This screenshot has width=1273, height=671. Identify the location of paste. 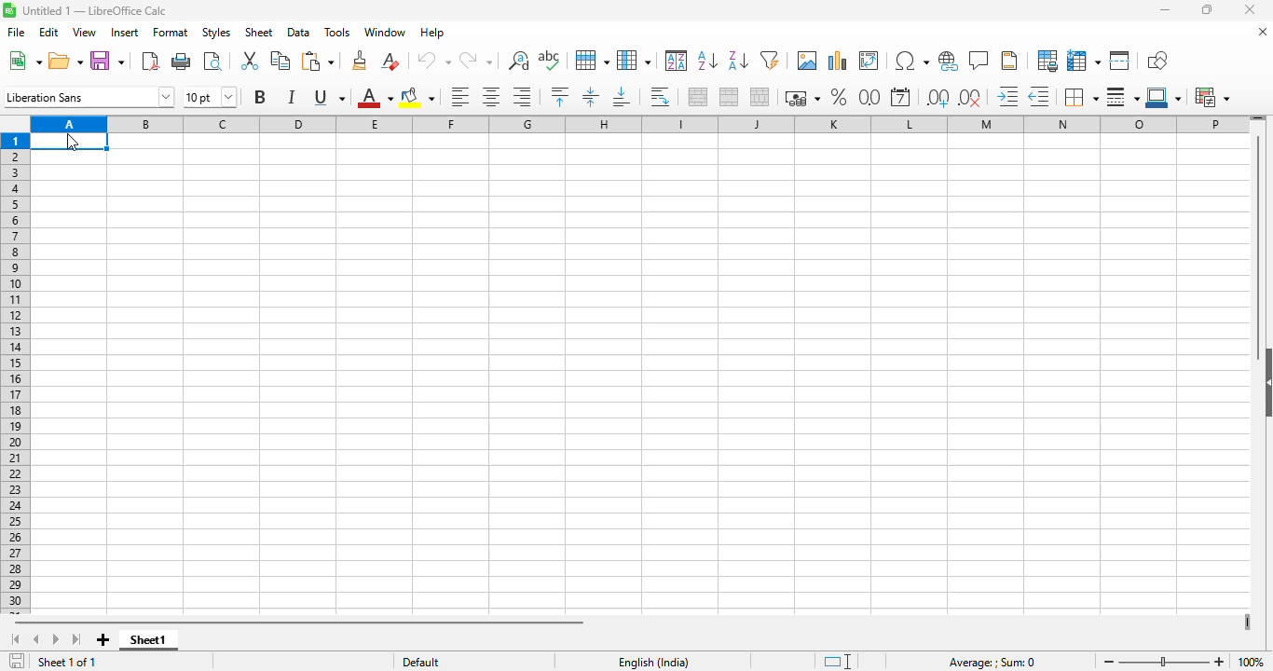
(317, 62).